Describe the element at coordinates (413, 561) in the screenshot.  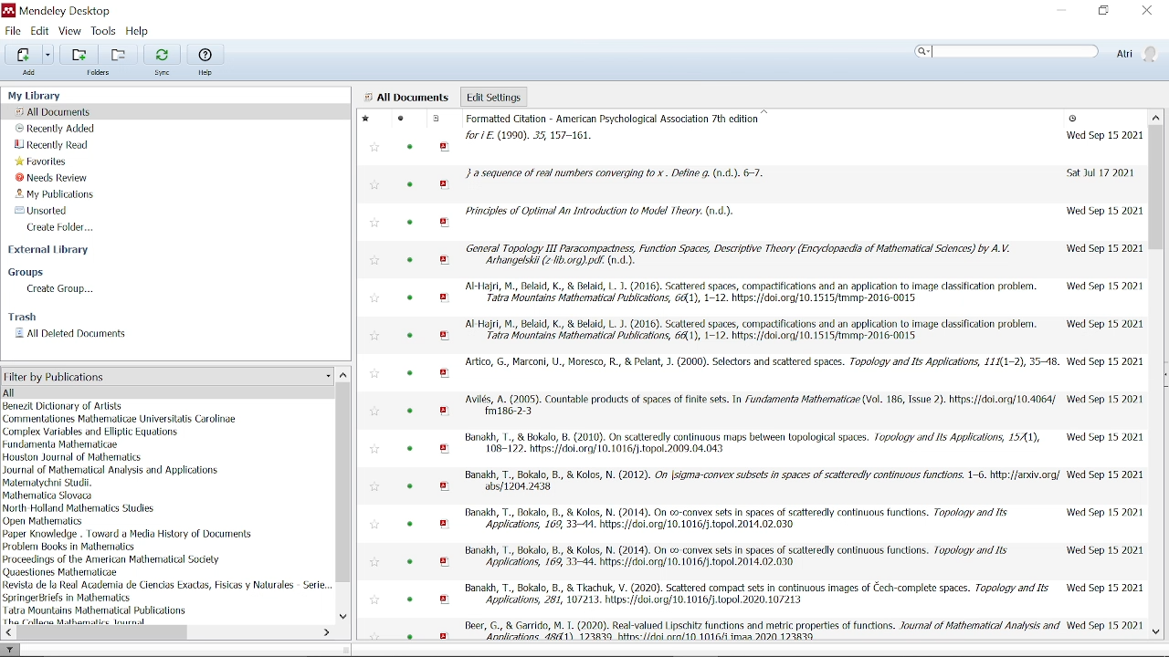
I see `status` at that location.